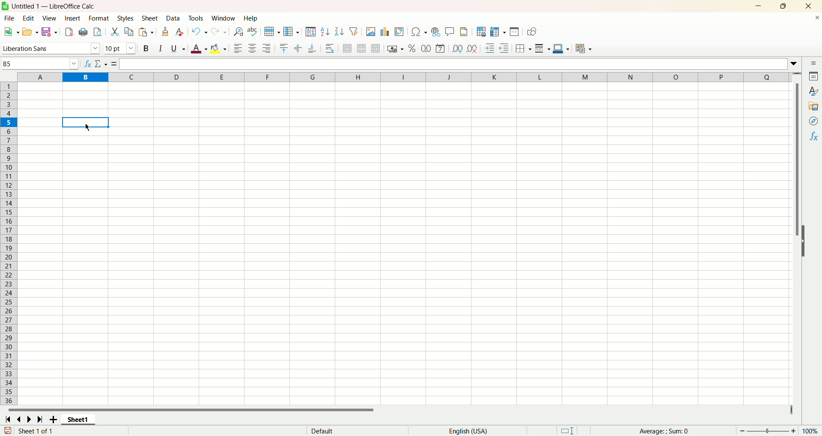 The height and width of the screenshot is (436, 822). I want to click on unmerge cells, so click(375, 48).